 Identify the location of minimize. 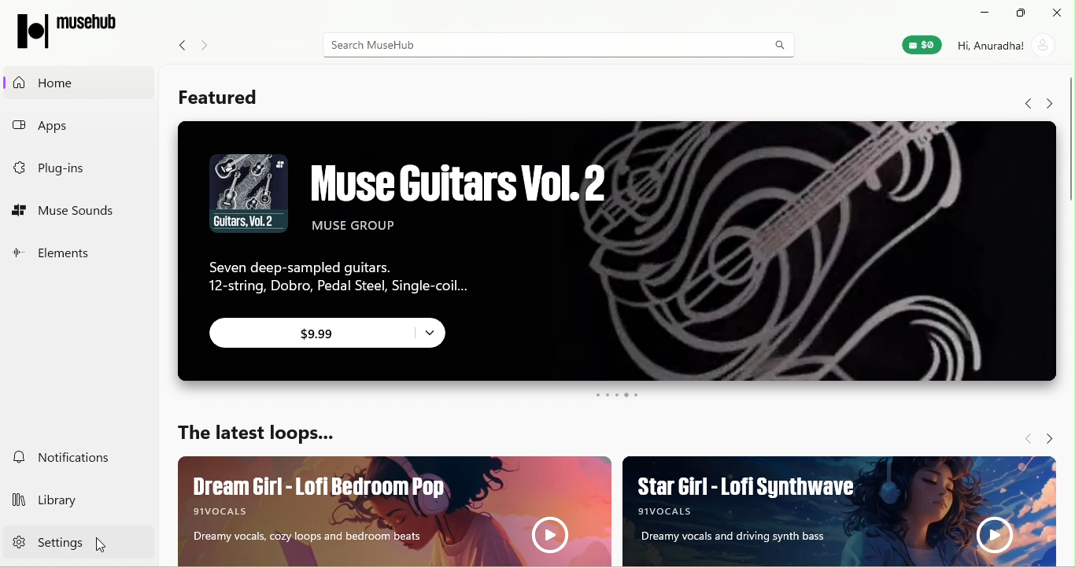
(984, 12).